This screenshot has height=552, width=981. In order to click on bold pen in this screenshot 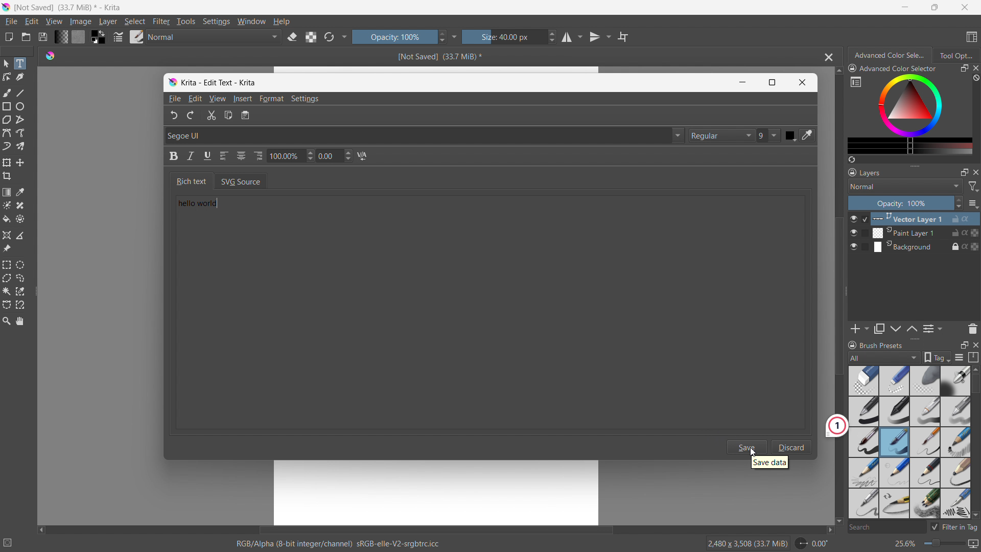, I will do `click(863, 412)`.